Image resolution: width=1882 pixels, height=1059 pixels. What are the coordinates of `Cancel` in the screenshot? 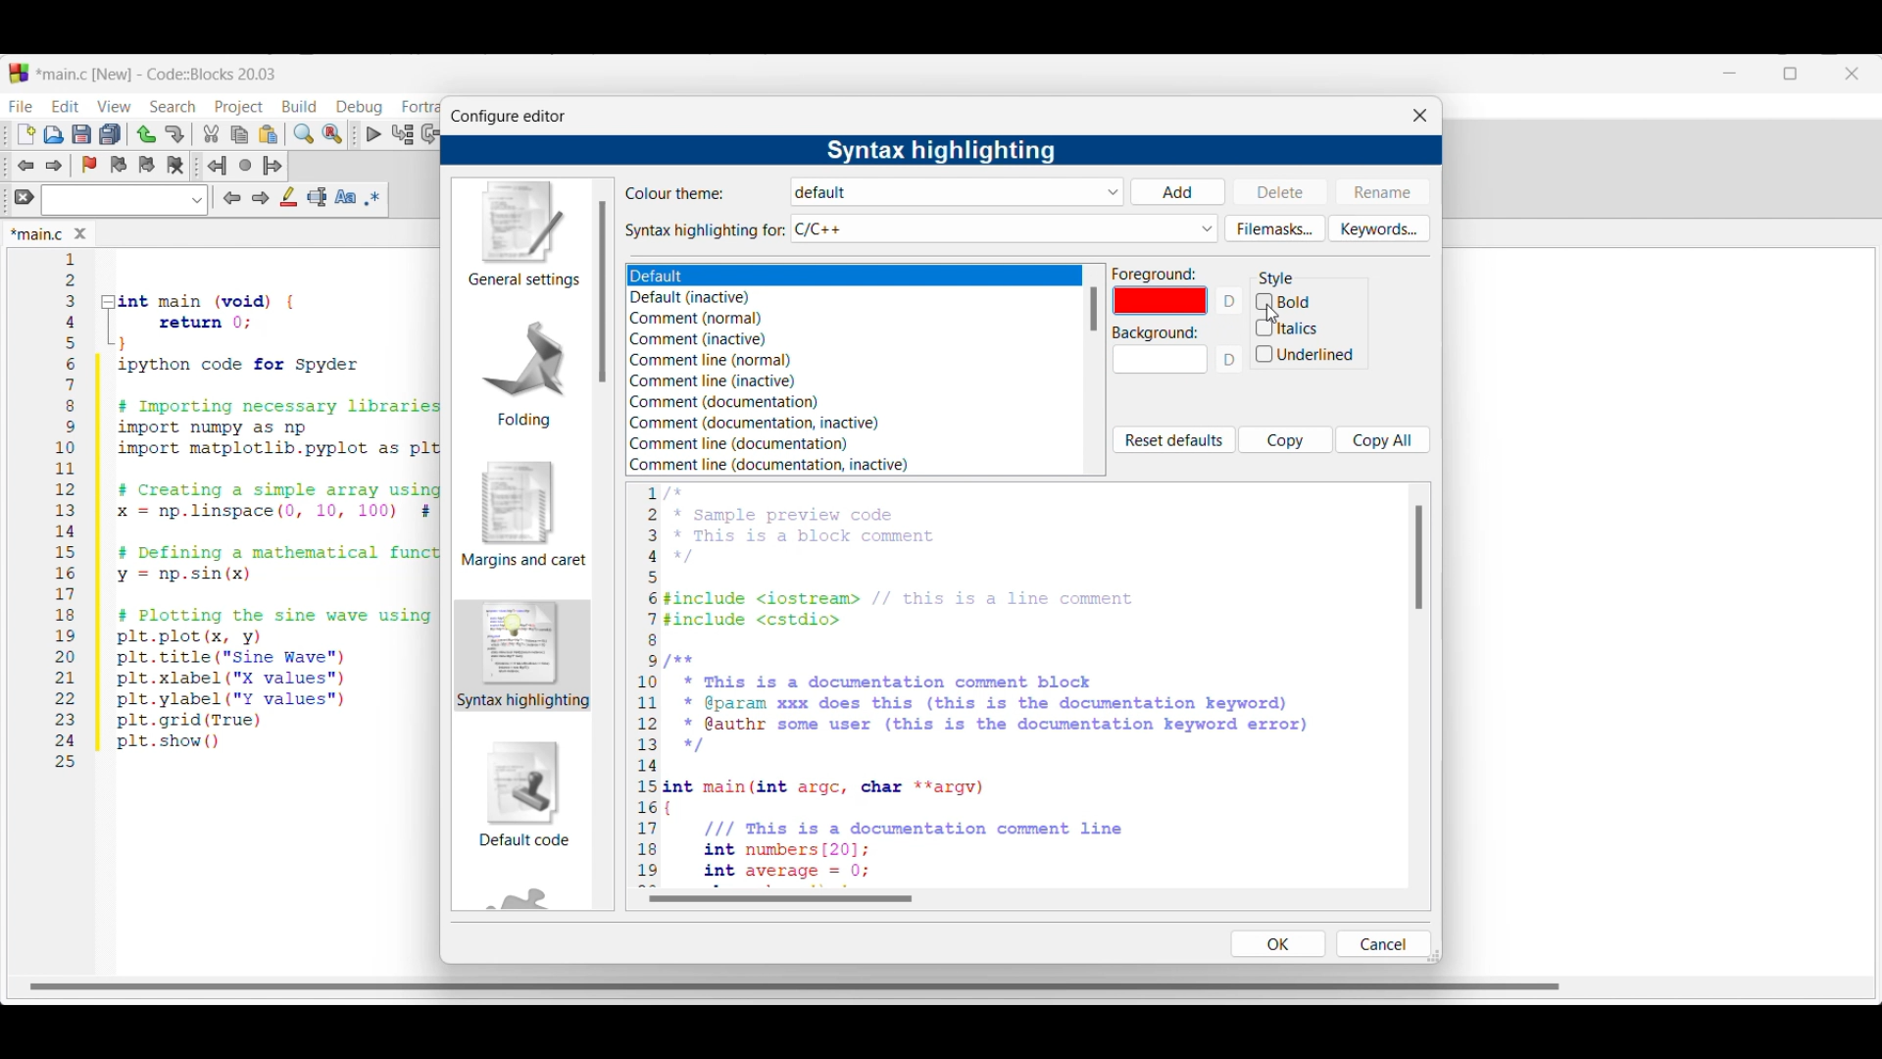 It's located at (1381, 943).